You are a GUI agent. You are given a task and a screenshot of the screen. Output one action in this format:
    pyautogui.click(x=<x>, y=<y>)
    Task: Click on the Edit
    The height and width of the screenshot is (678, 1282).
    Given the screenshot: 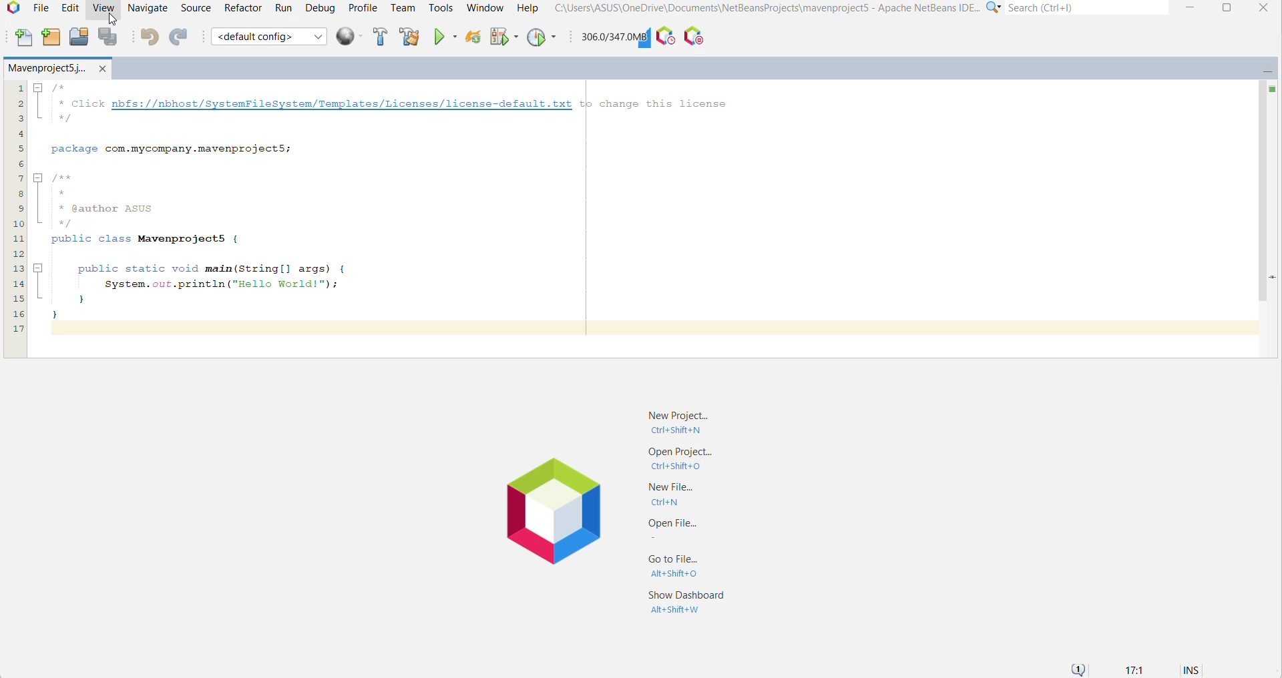 What is the action you would take?
    pyautogui.click(x=69, y=7)
    